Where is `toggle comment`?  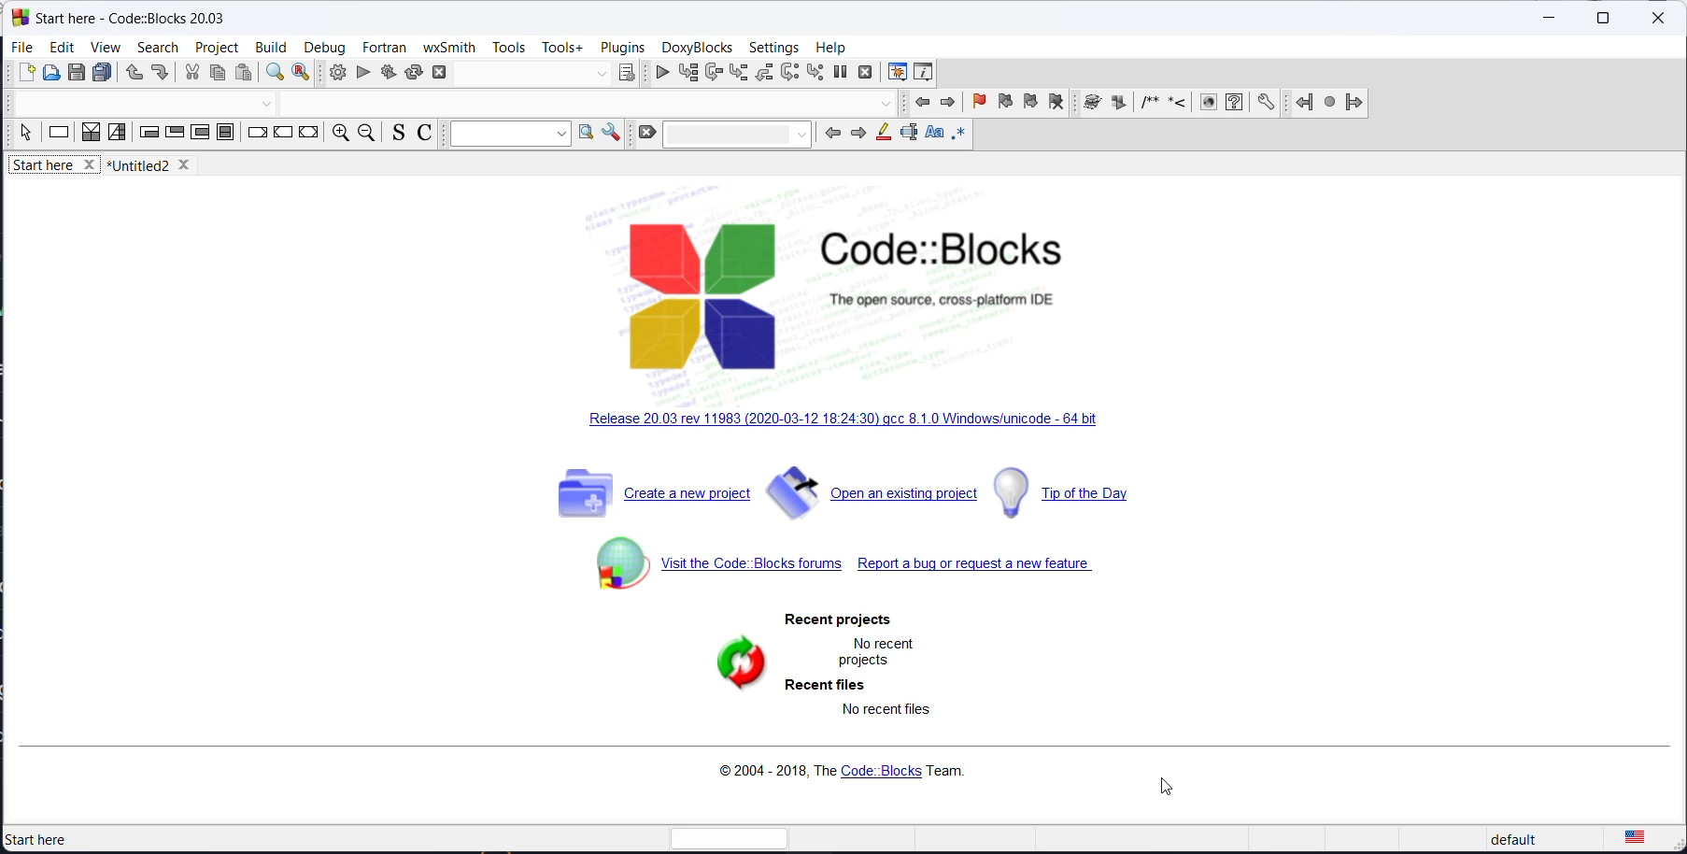 toggle comment is located at coordinates (427, 135).